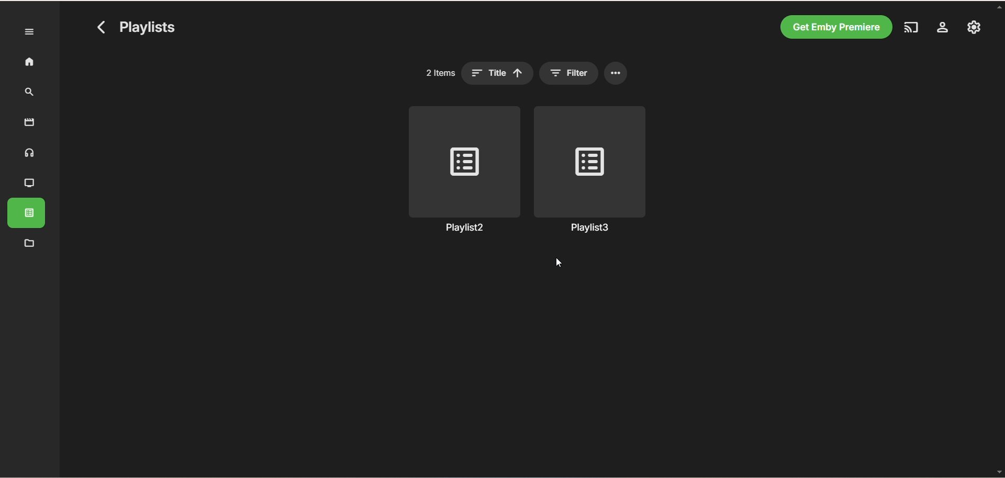 The height and width of the screenshot is (478, 1005). I want to click on options, so click(616, 73).